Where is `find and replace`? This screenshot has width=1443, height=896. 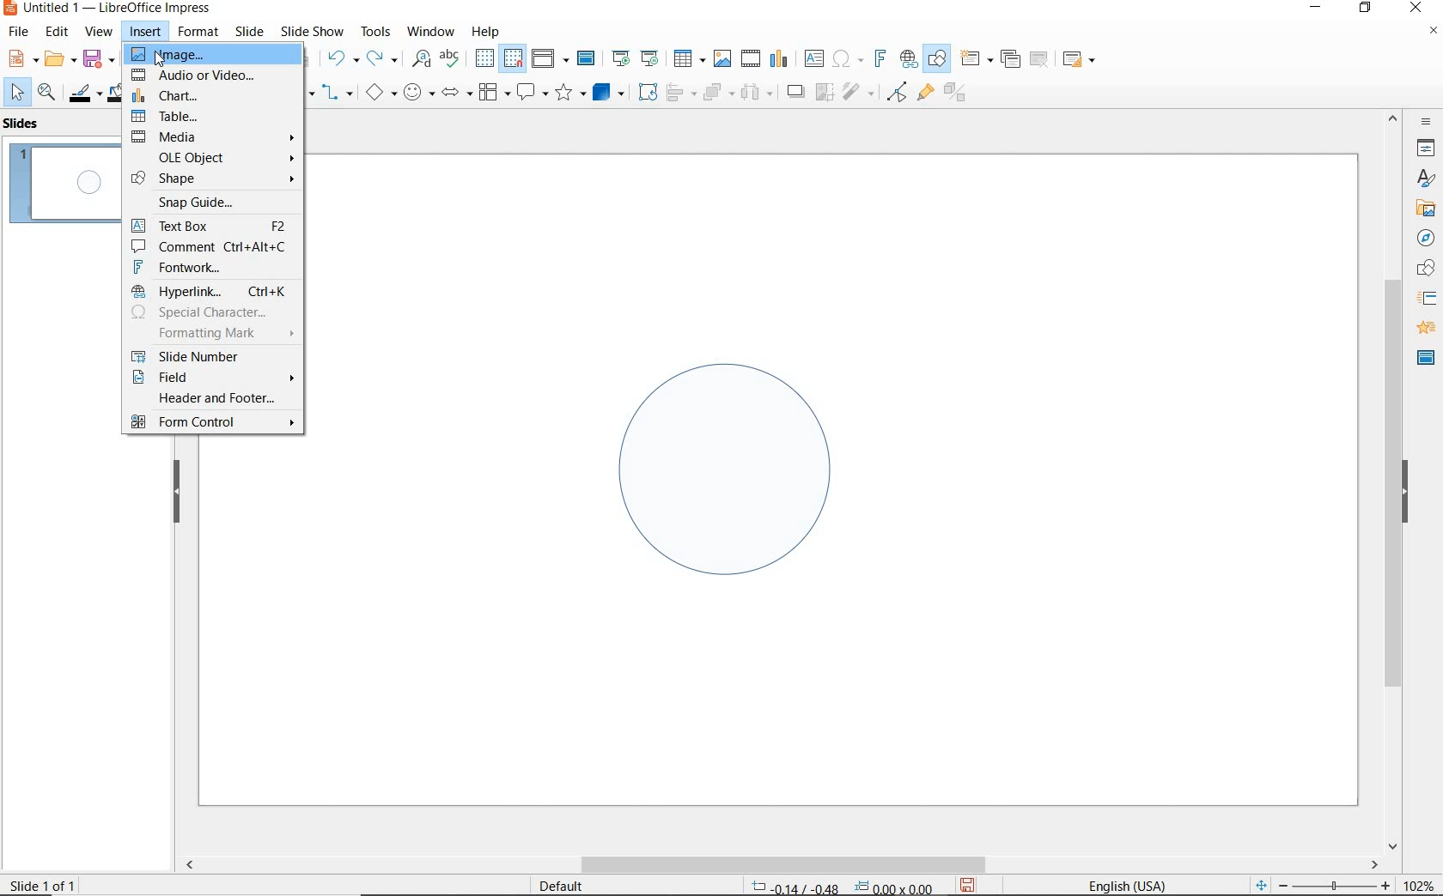 find and replace is located at coordinates (421, 59).